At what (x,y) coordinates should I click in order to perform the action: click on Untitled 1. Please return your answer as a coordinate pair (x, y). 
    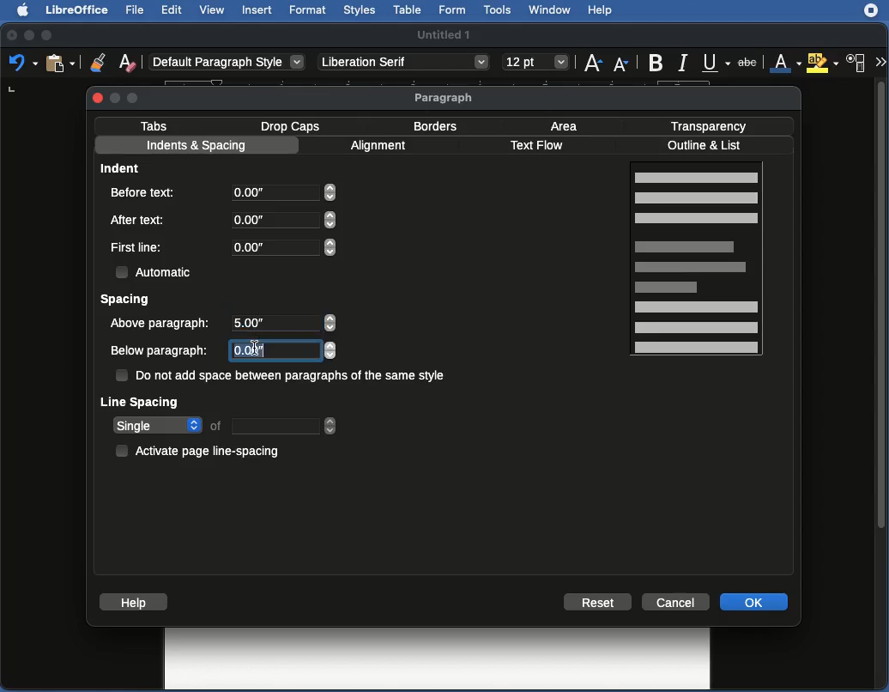
    Looking at the image, I should click on (445, 33).